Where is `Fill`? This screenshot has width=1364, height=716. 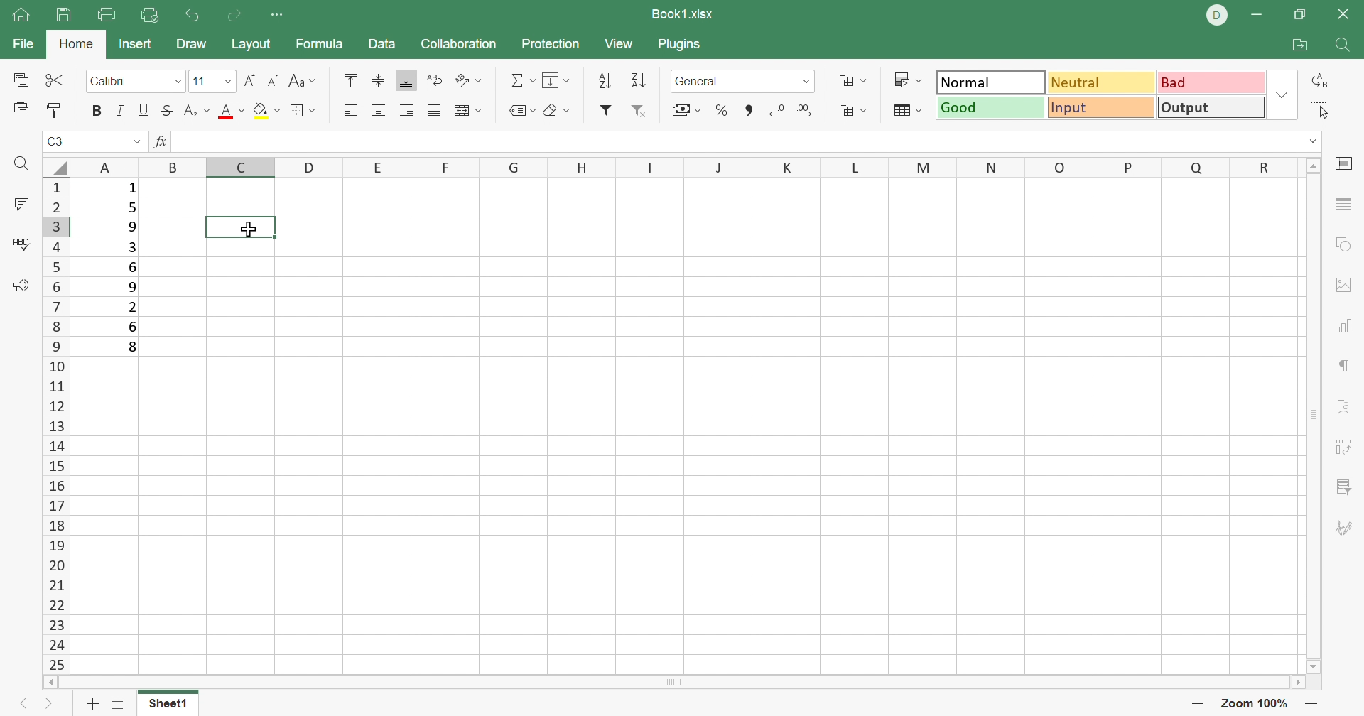 Fill is located at coordinates (557, 80).